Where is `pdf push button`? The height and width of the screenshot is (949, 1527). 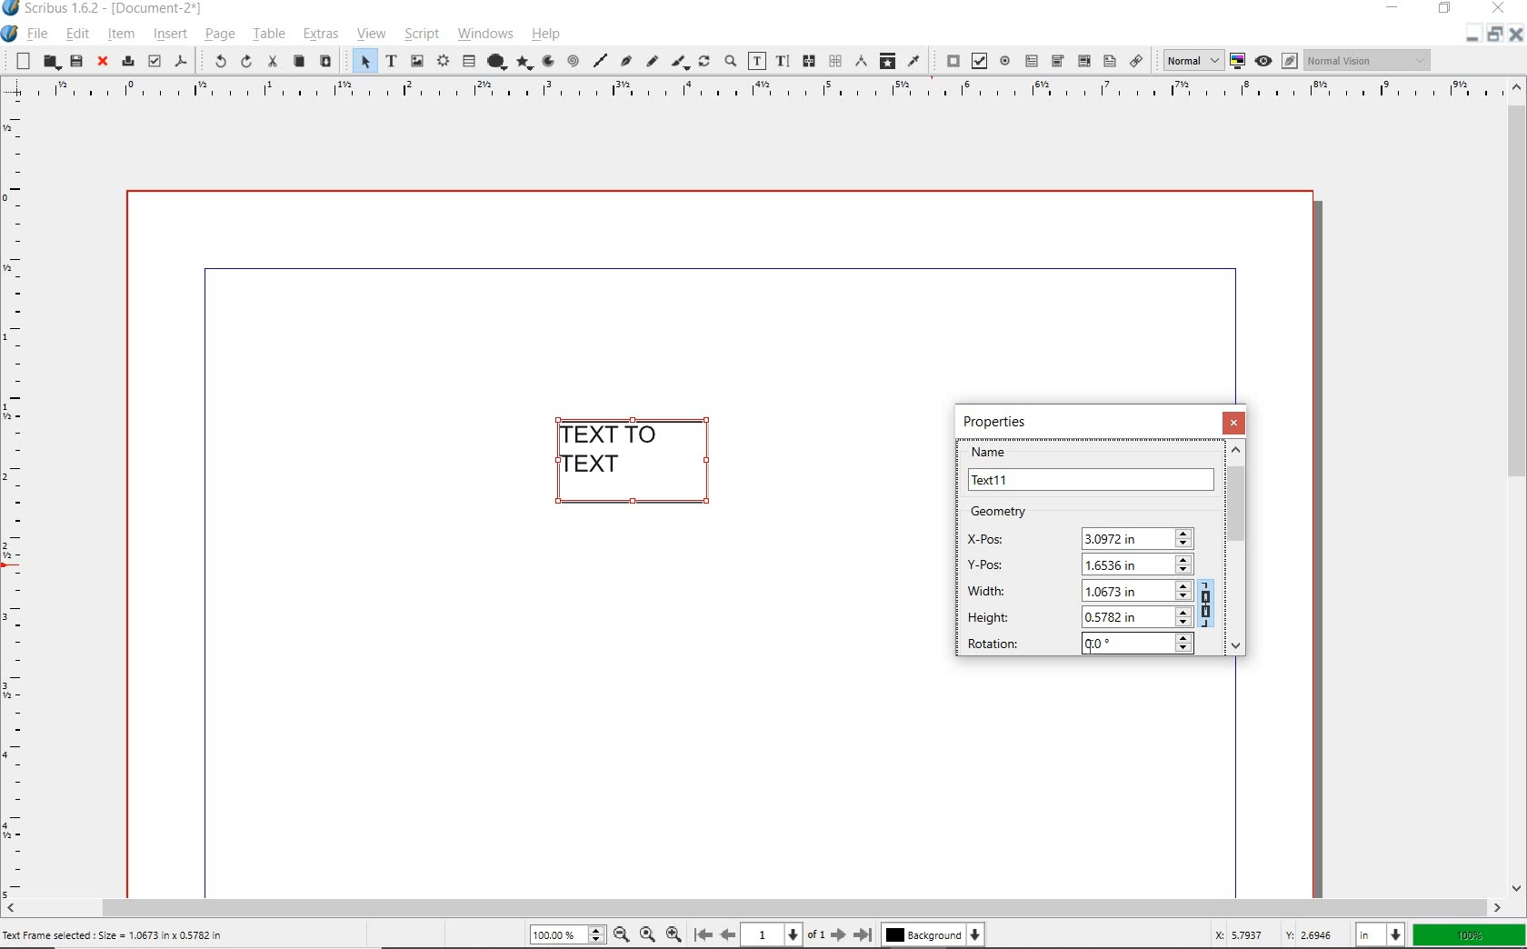
pdf push button is located at coordinates (947, 61).